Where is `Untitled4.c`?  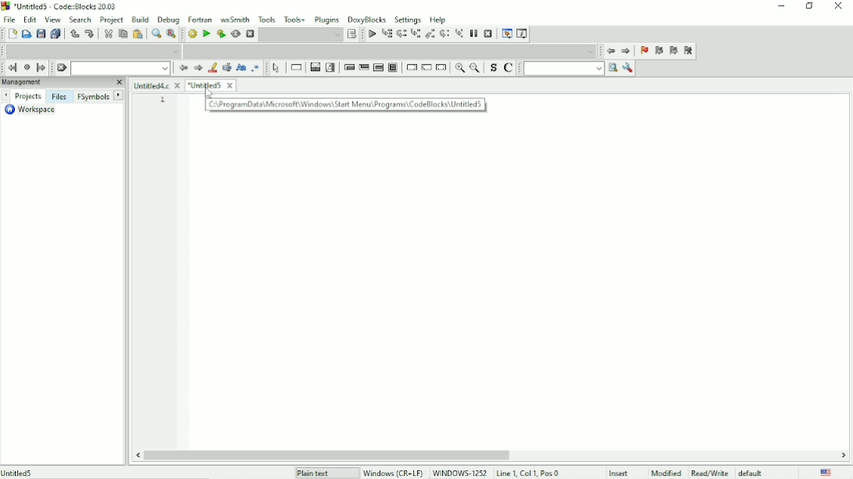
Untitled4.c is located at coordinates (157, 85).